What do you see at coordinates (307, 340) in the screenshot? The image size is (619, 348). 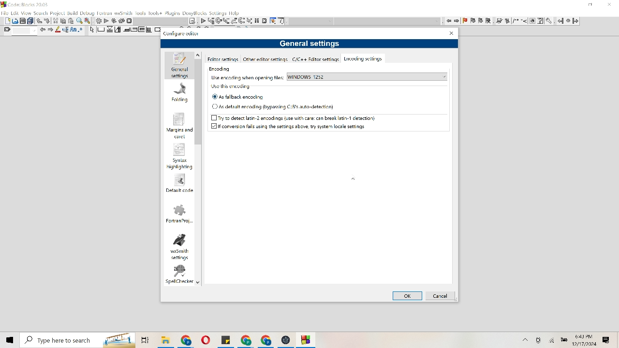 I see `File` at bounding box center [307, 340].